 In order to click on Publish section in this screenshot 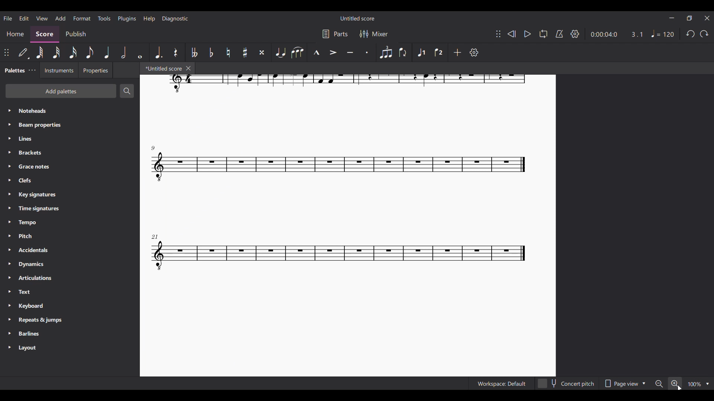, I will do `click(75, 34)`.